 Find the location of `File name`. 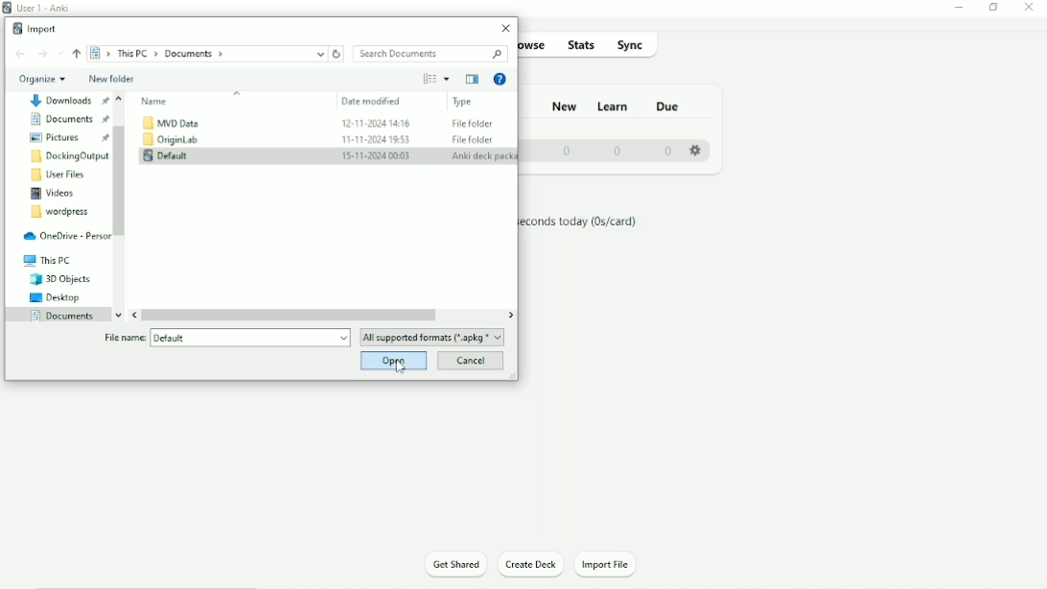

File name is located at coordinates (228, 338).